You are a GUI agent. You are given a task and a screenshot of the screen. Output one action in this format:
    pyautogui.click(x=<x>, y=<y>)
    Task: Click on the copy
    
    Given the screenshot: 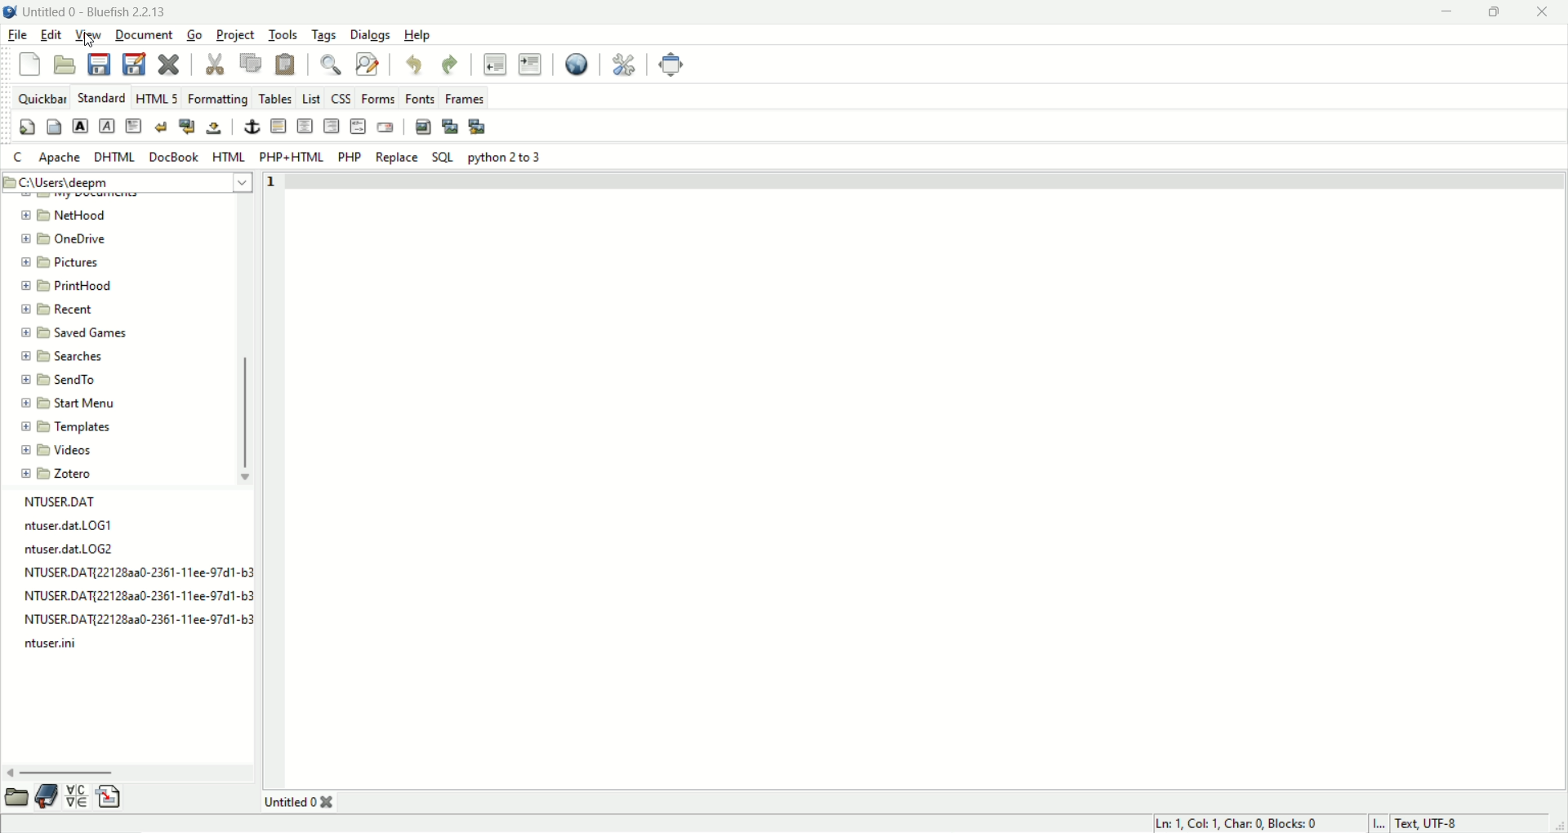 What is the action you would take?
    pyautogui.click(x=249, y=62)
    